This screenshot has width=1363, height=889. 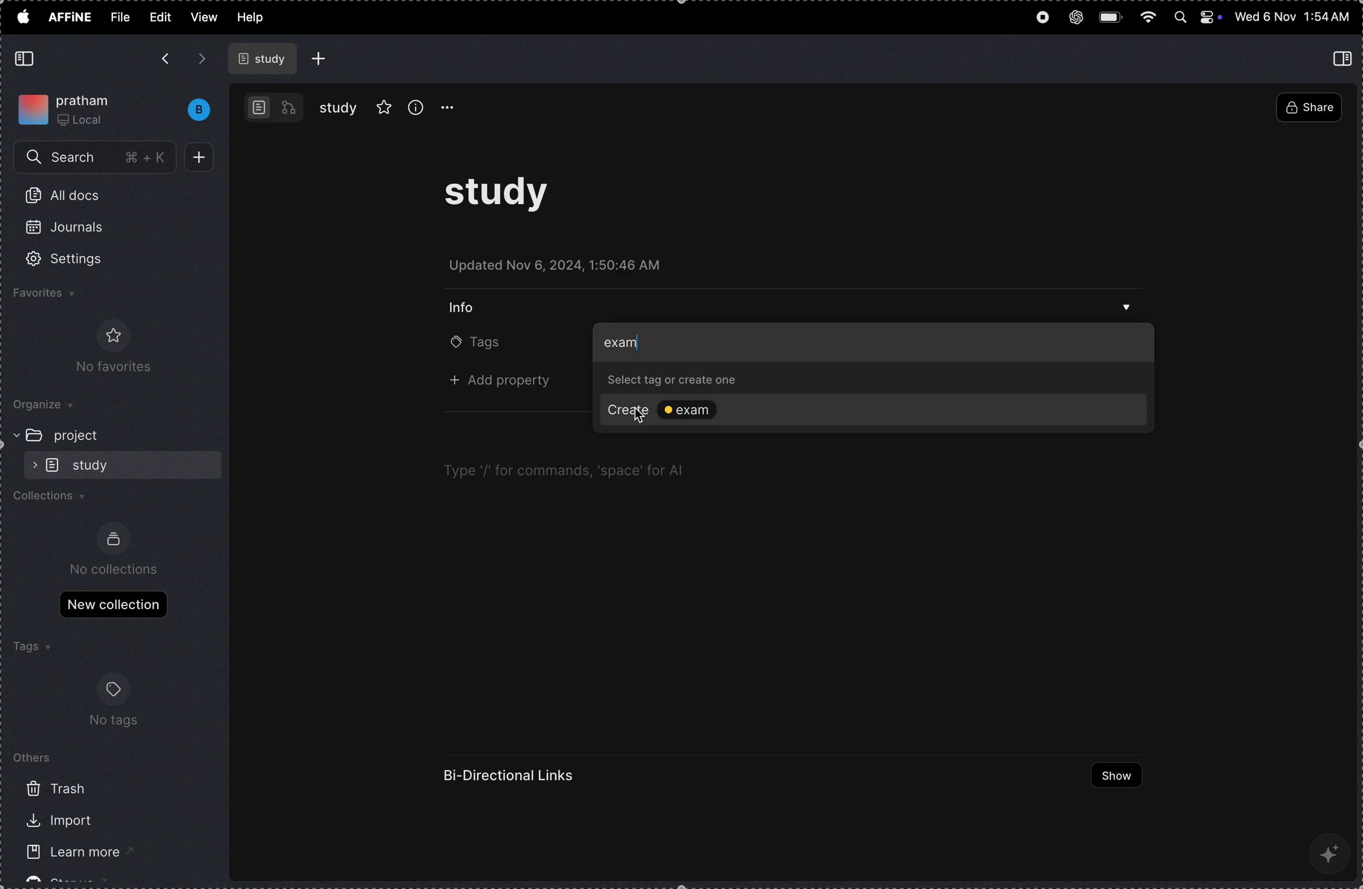 What do you see at coordinates (1197, 18) in the screenshot?
I see `apple widgets` at bounding box center [1197, 18].